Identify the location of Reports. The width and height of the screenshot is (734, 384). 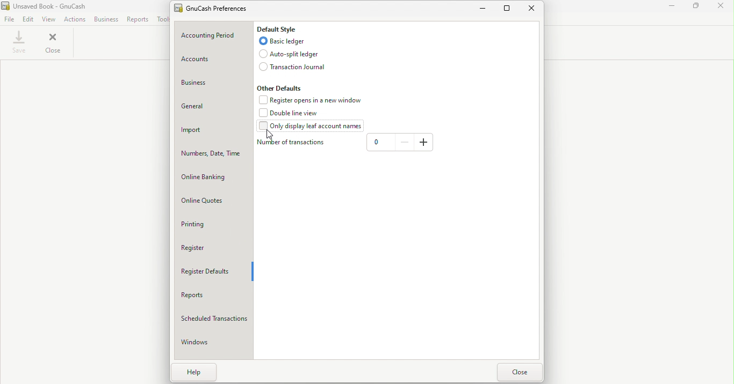
(138, 19).